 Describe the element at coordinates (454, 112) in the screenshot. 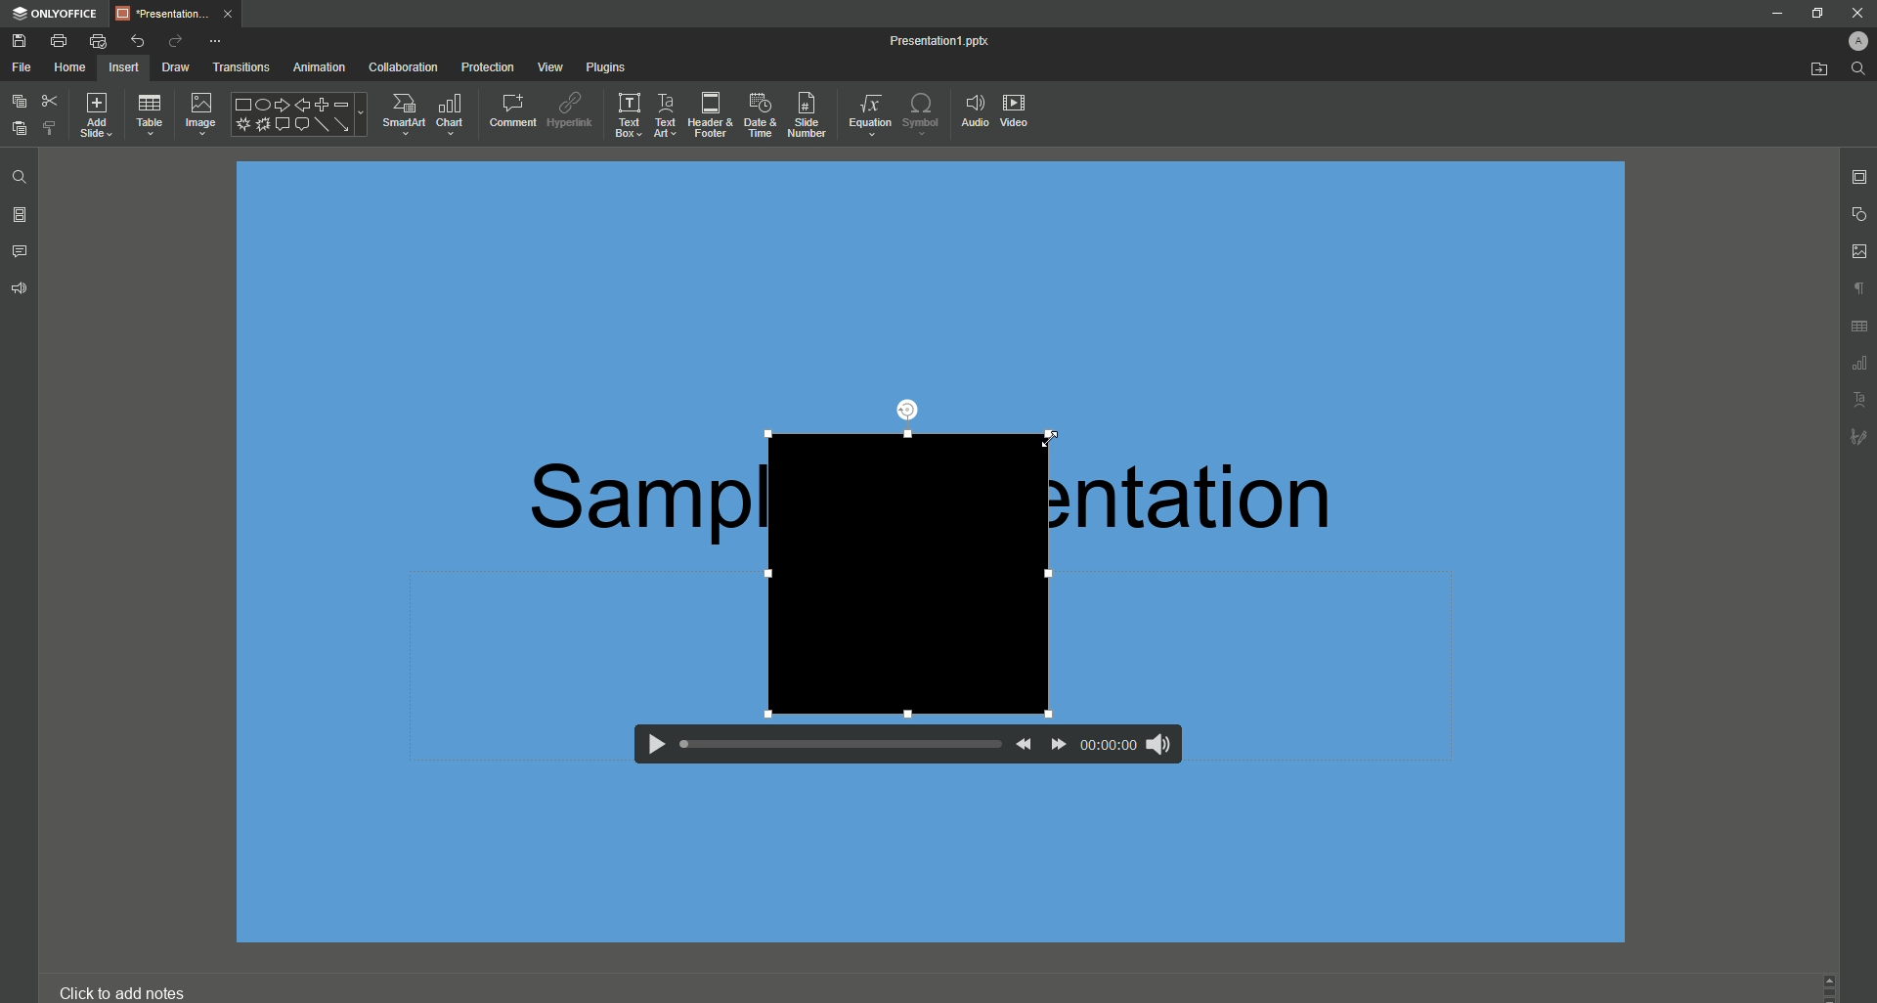

I see `Chart` at that location.